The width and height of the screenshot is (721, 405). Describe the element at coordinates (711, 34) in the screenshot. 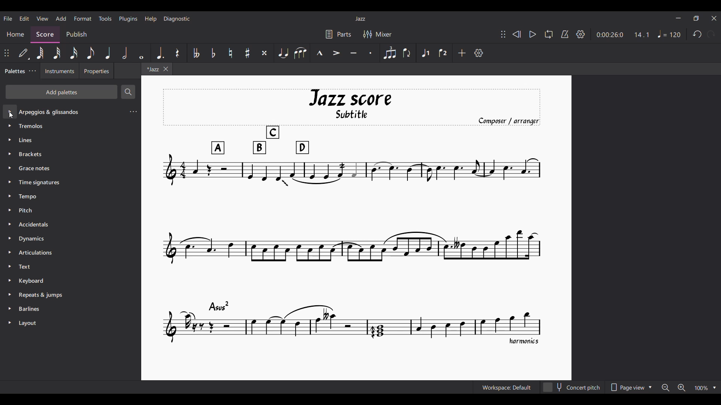

I see `Redo` at that location.